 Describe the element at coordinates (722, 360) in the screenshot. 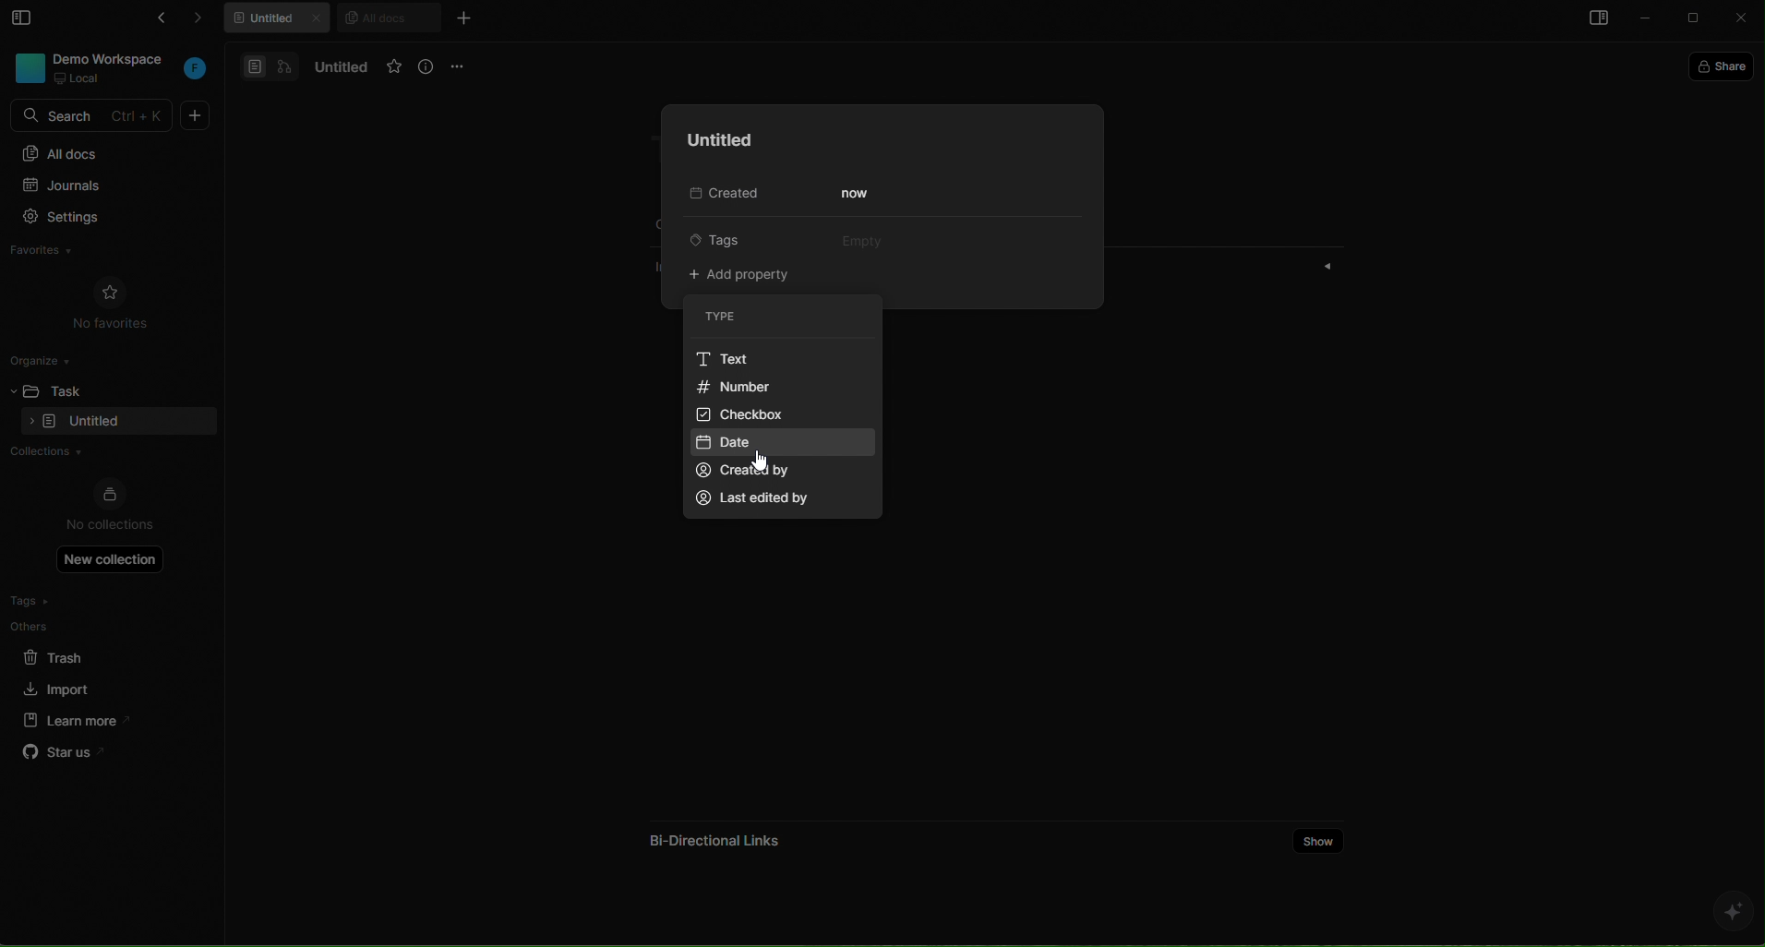

I see `Text` at that location.